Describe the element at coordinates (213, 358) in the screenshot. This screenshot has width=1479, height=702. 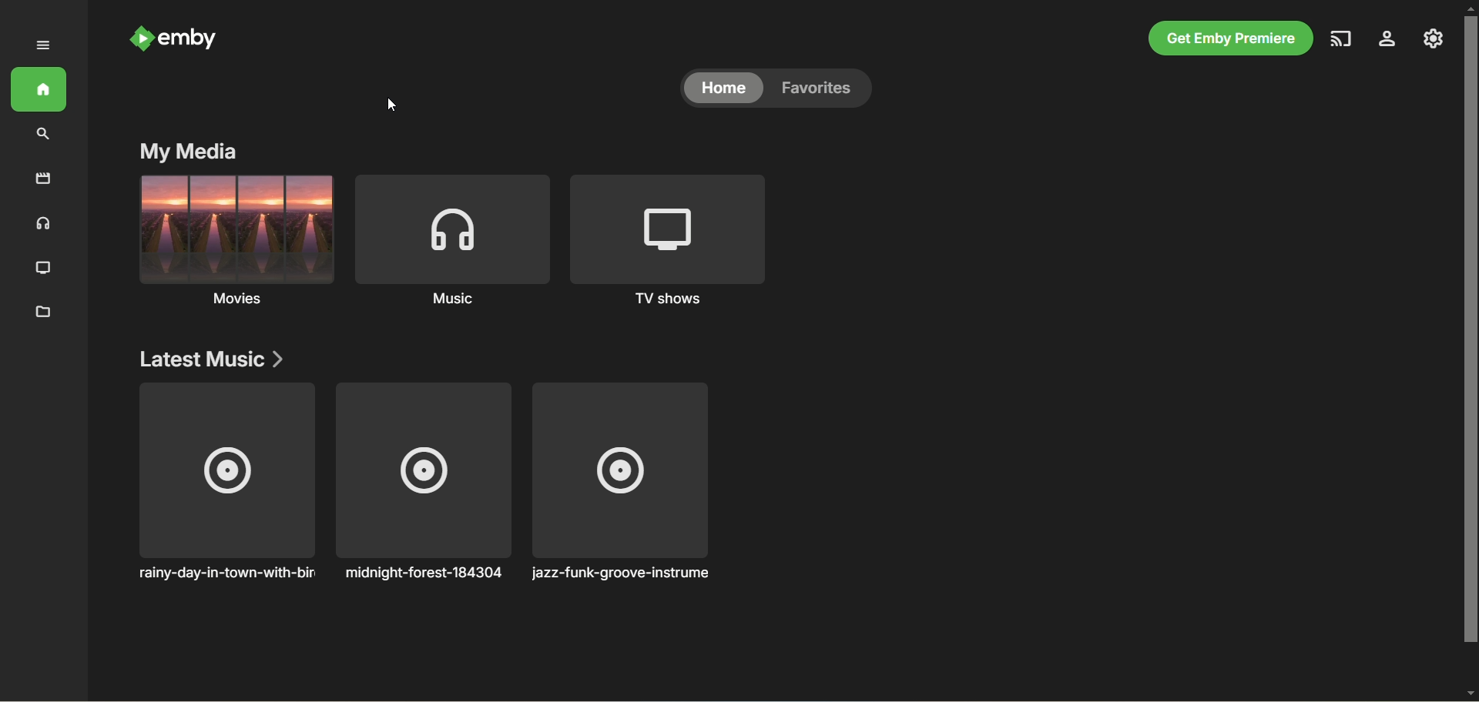
I see `latest music` at that location.